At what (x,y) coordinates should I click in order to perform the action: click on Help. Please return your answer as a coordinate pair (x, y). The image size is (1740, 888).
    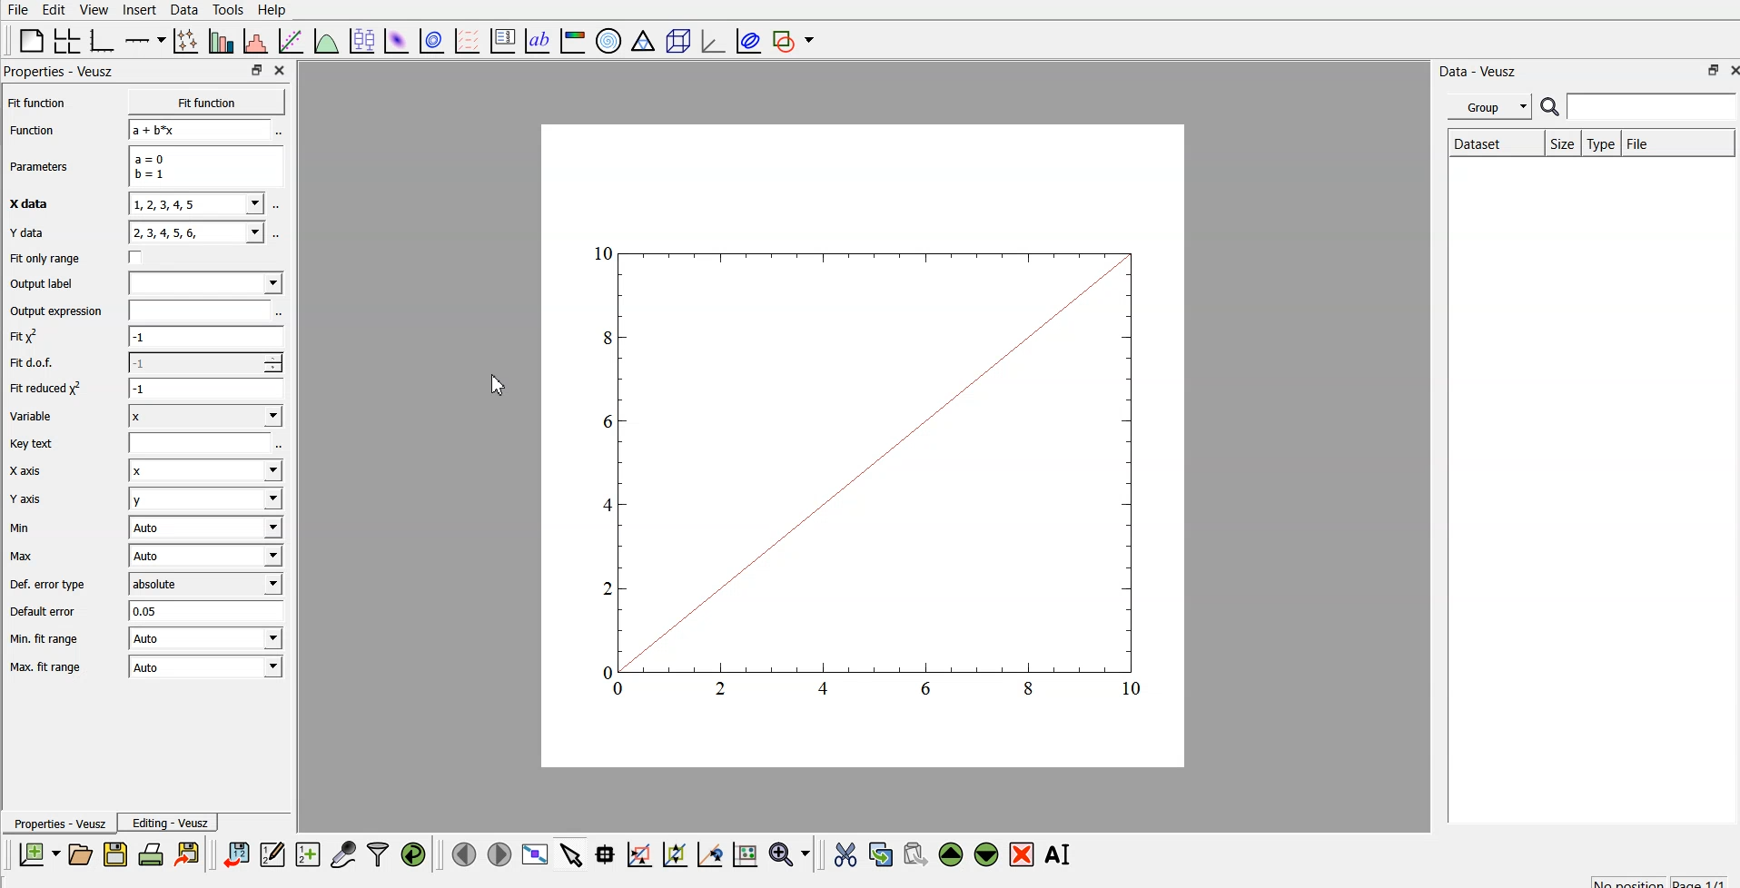
    Looking at the image, I should click on (272, 8).